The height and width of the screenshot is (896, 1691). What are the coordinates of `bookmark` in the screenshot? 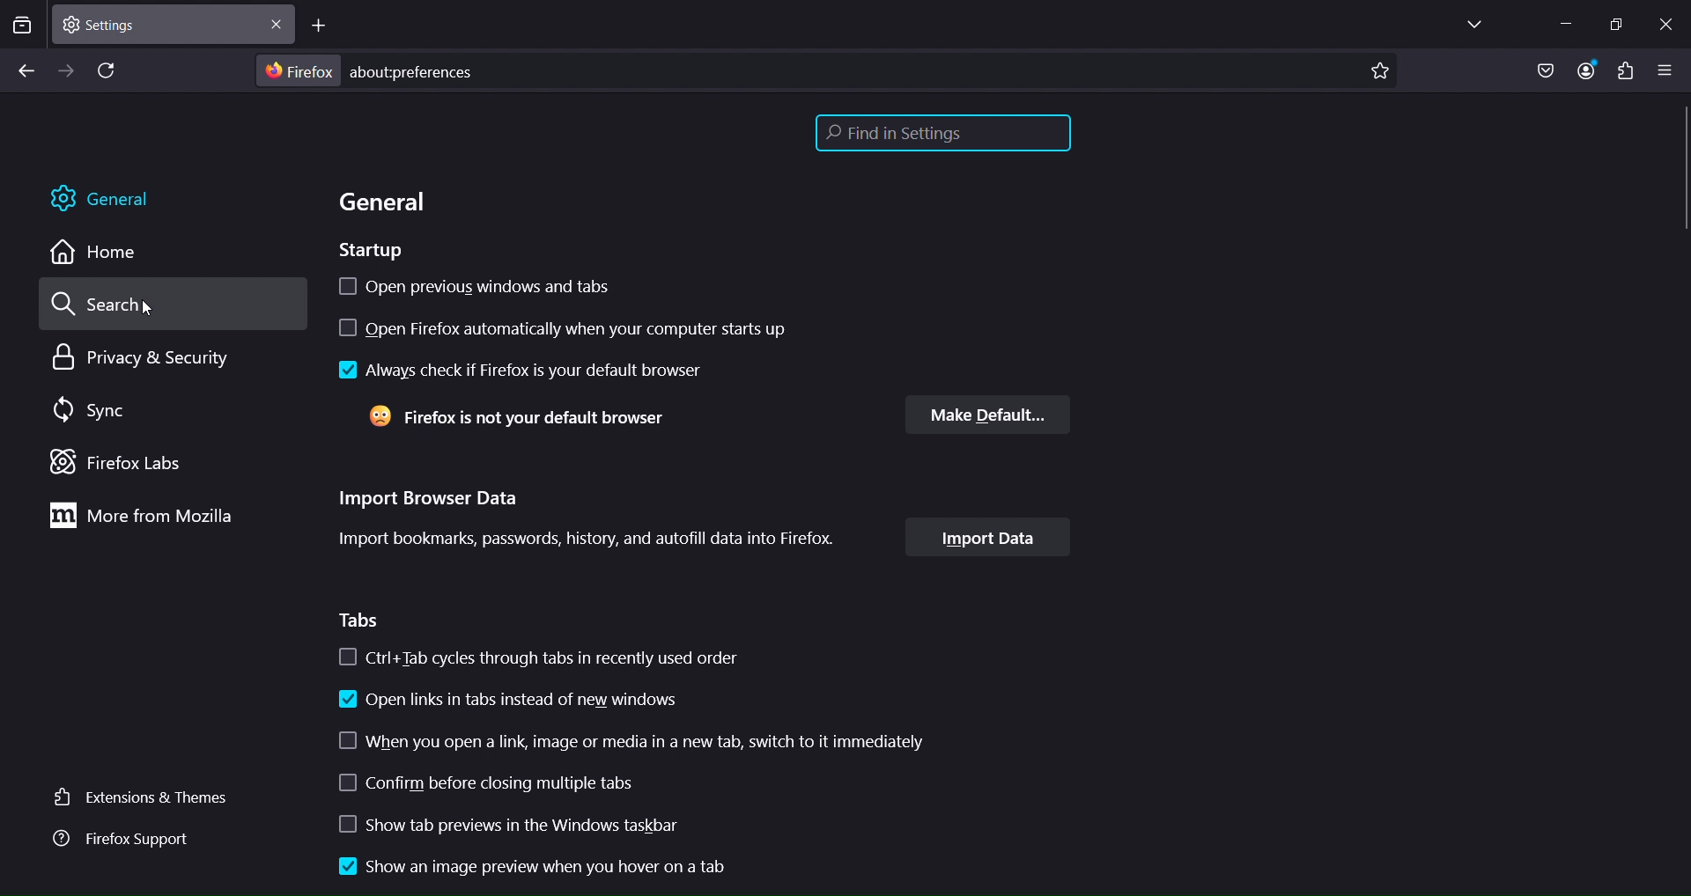 It's located at (1380, 72).